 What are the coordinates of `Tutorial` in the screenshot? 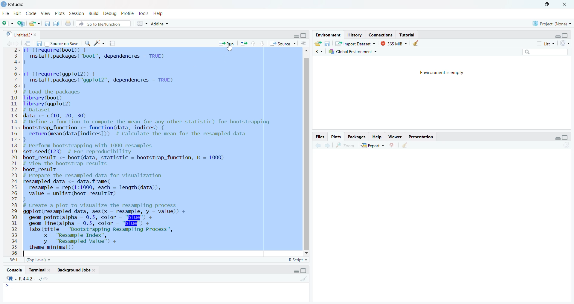 It's located at (409, 36).